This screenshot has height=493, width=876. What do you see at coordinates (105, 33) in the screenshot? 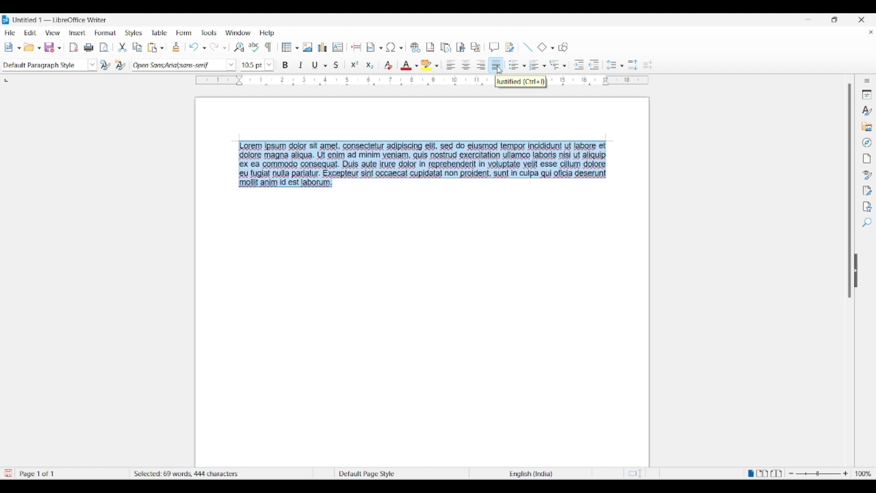
I see `Format` at bounding box center [105, 33].